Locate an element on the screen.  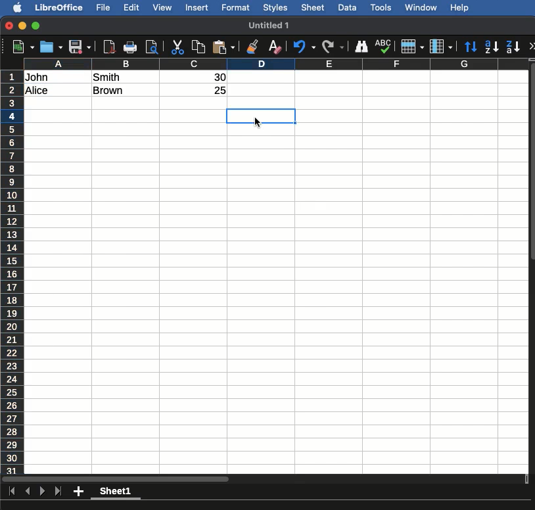
Help is located at coordinates (461, 7).